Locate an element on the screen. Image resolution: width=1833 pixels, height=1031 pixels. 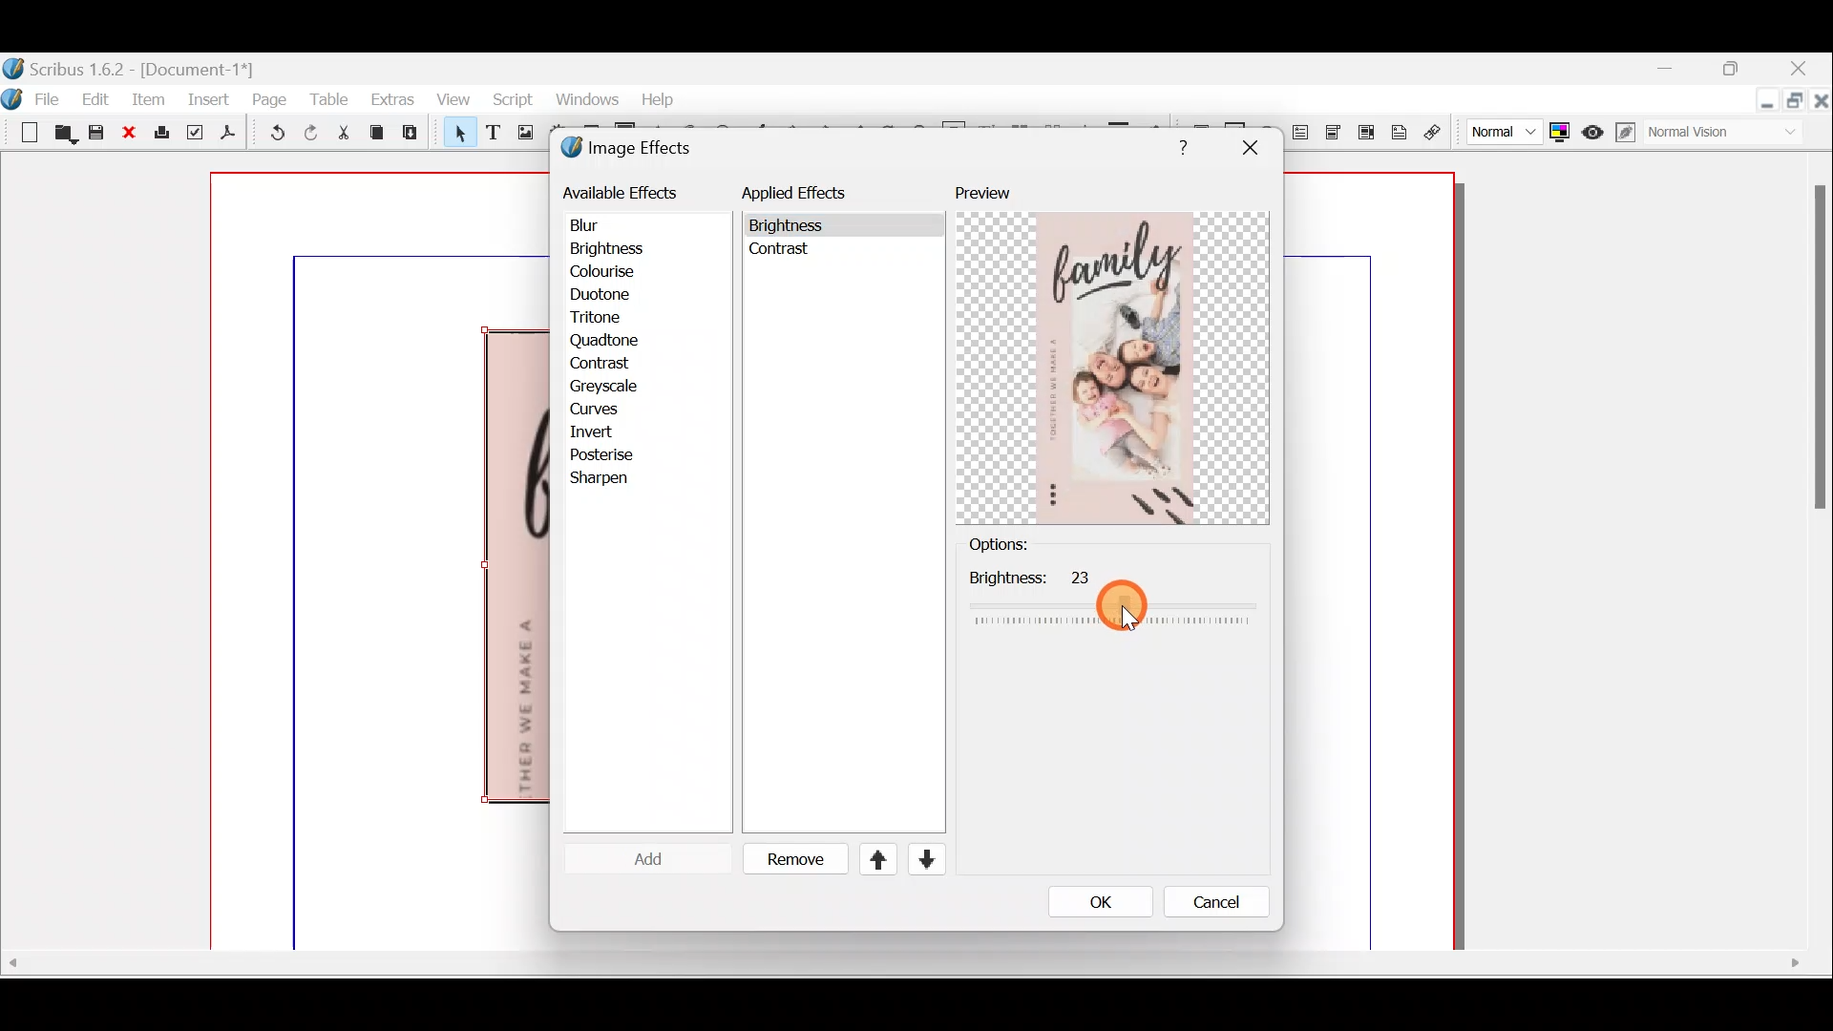
Copy is located at coordinates (377, 133).